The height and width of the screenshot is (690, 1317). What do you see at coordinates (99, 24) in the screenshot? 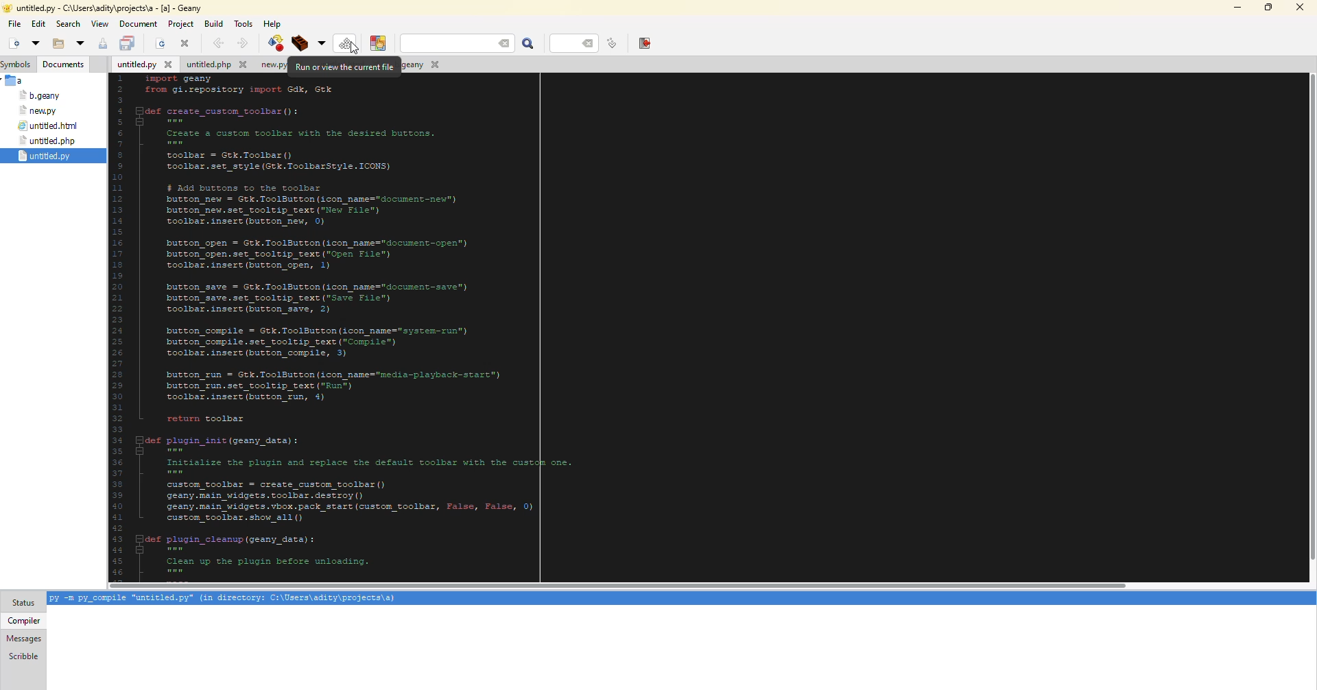
I see `view` at bounding box center [99, 24].